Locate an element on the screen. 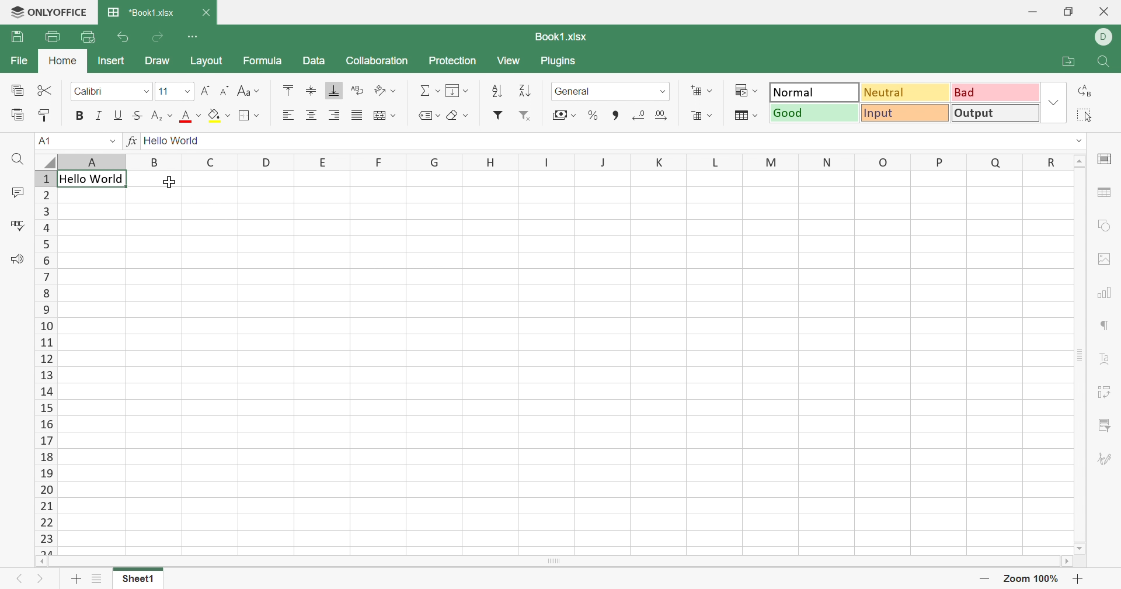 This screenshot has width=1121, height=589. Wrap text is located at coordinates (384, 116).